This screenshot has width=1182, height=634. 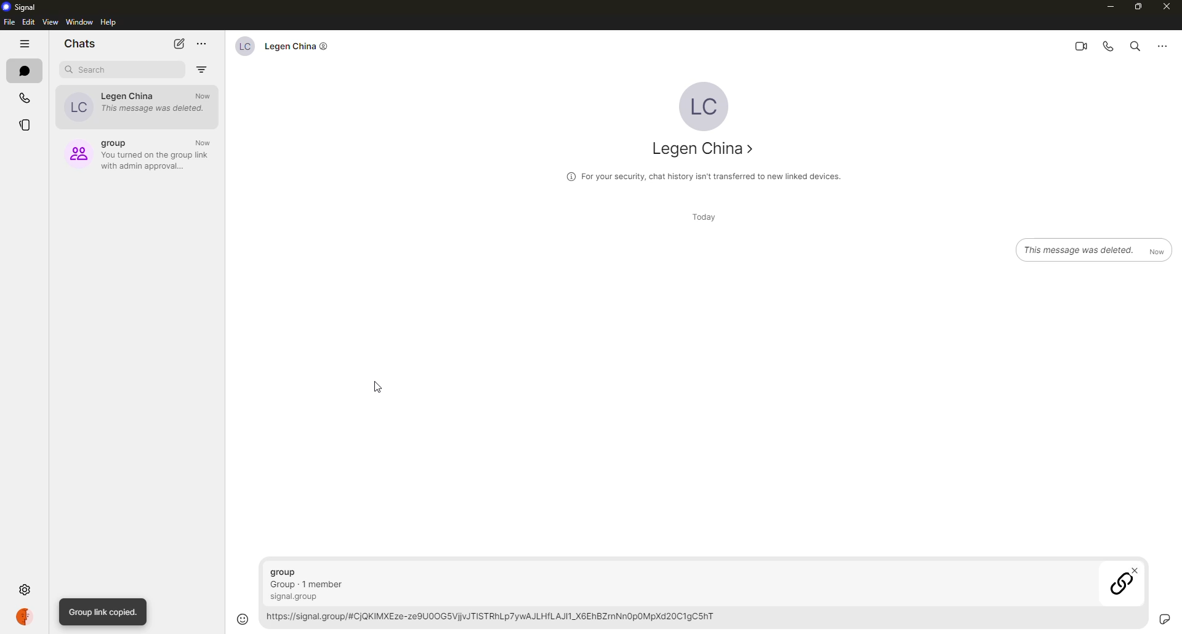 What do you see at coordinates (1077, 46) in the screenshot?
I see `video` at bounding box center [1077, 46].